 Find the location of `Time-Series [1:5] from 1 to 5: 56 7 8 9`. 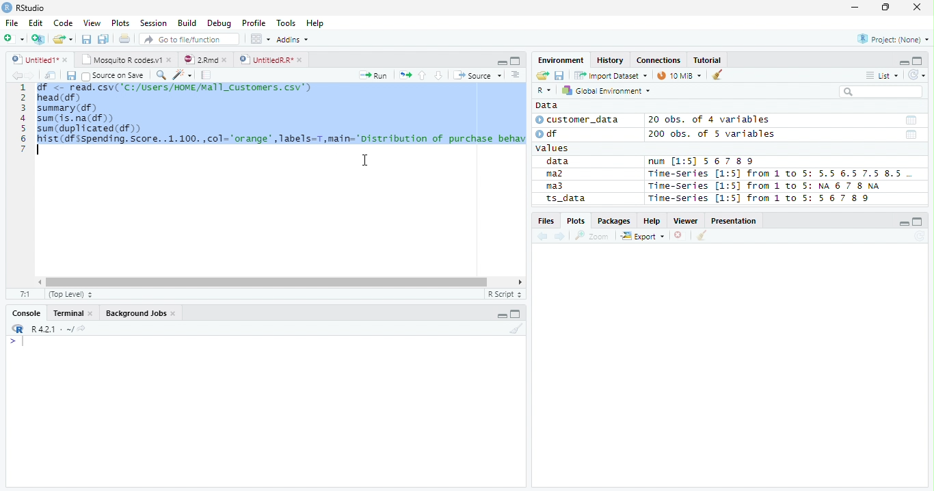

Time-Series [1:5] from 1 to 5: 56 7 8 9 is located at coordinates (760, 198).